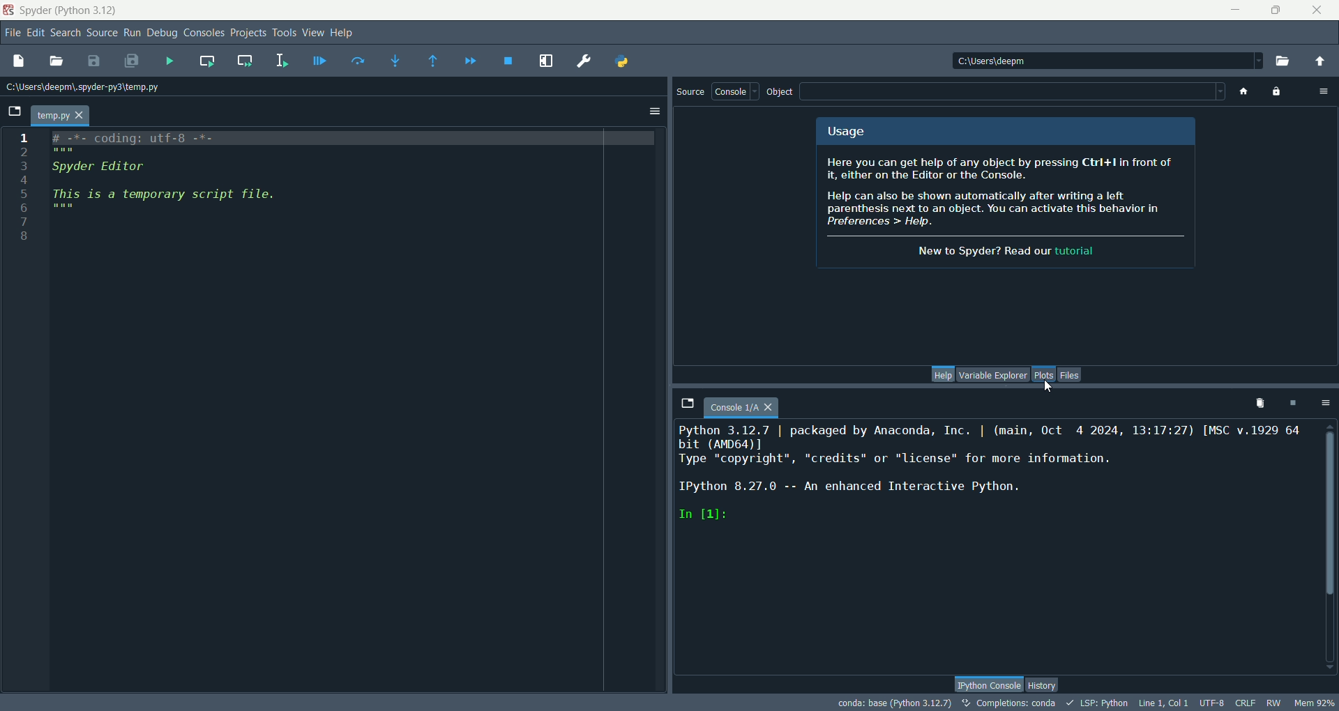 This screenshot has height=711, width=1339. I want to click on help, so click(343, 33).